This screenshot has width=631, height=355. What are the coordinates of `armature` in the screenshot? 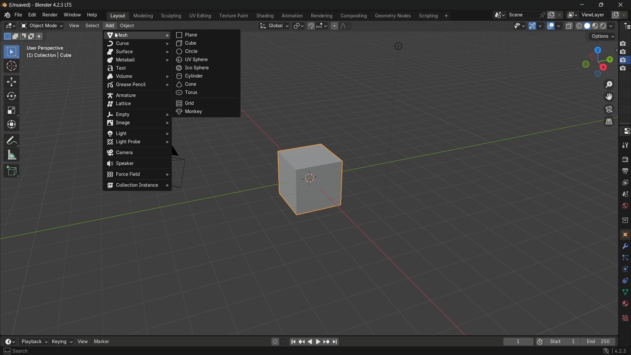 It's located at (136, 95).